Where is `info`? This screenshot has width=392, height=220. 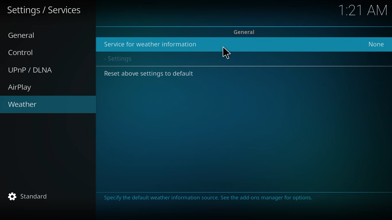 info is located at coordinates (210, 199).